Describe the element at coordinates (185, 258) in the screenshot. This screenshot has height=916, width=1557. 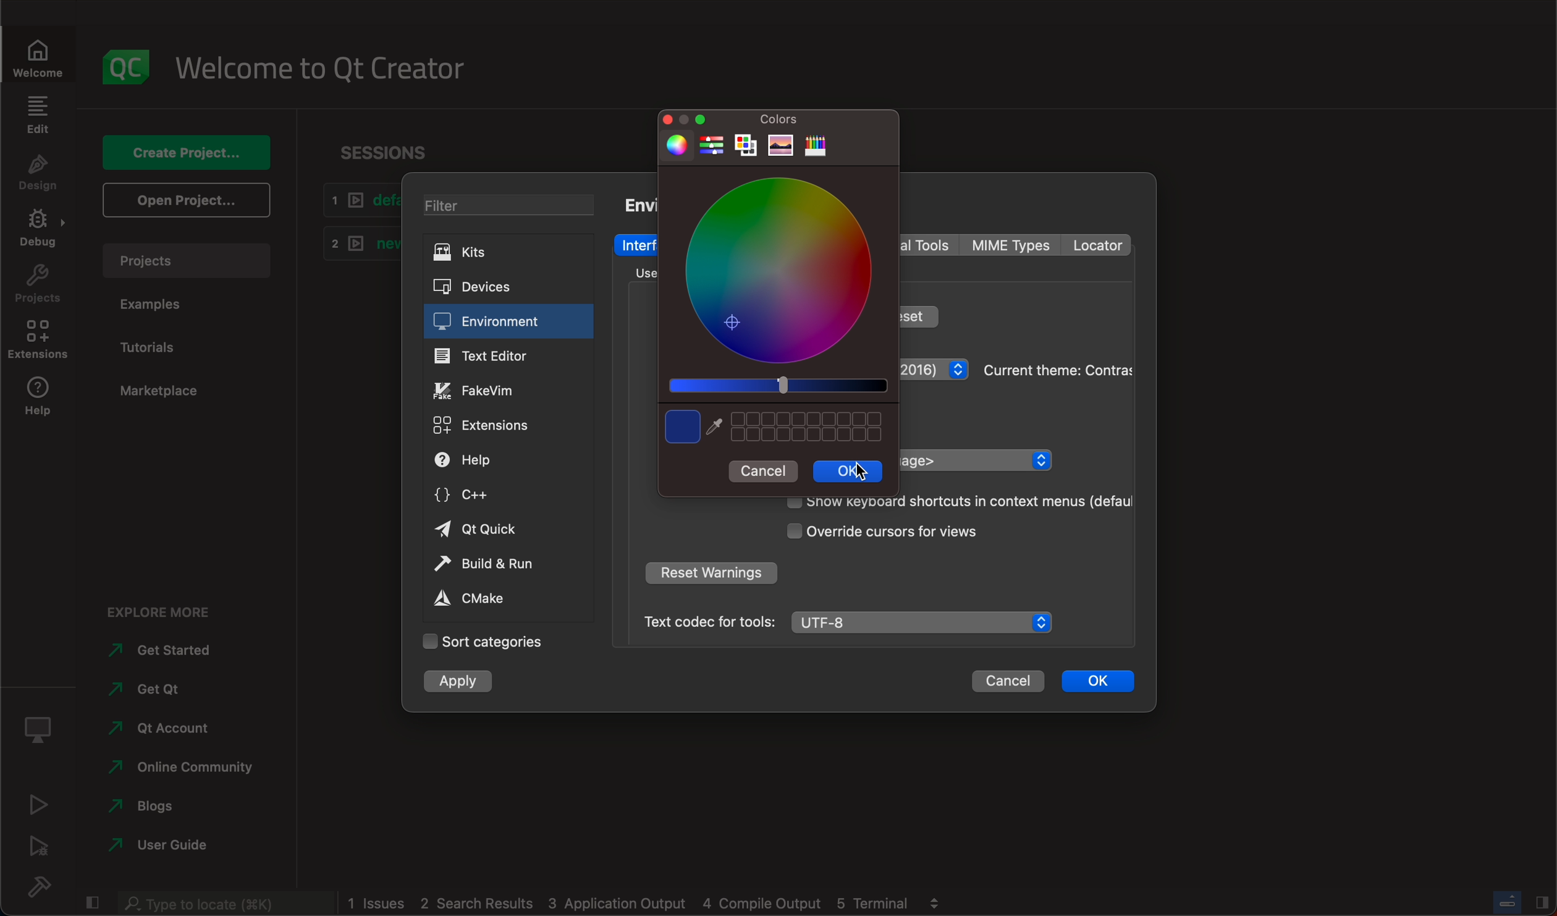
I see `project` at that location.